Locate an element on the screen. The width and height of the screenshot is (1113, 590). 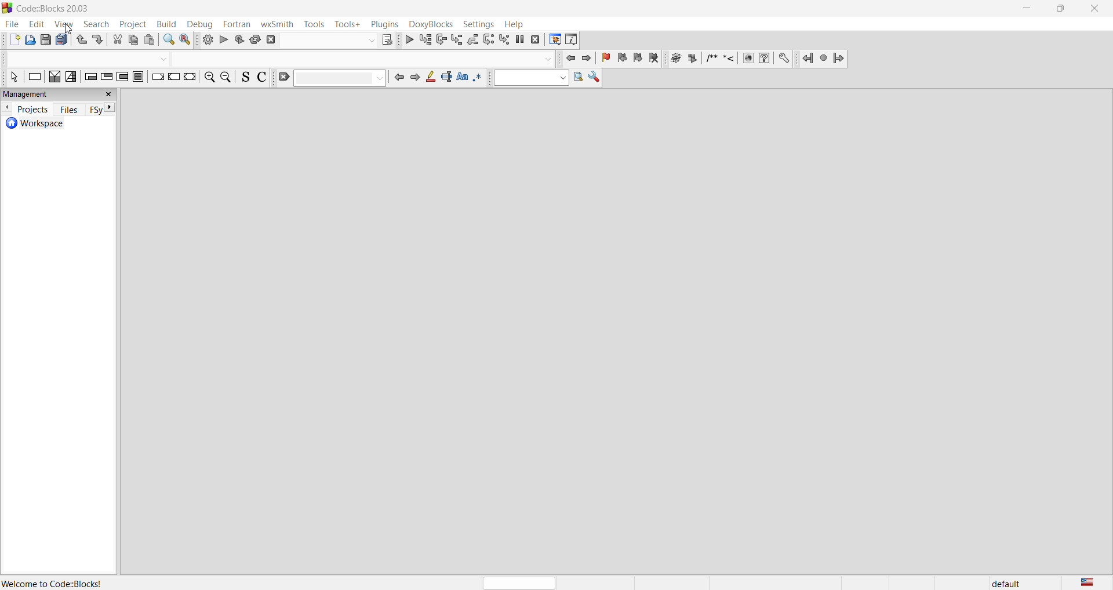
build and run is located at coordinates (238, 41).